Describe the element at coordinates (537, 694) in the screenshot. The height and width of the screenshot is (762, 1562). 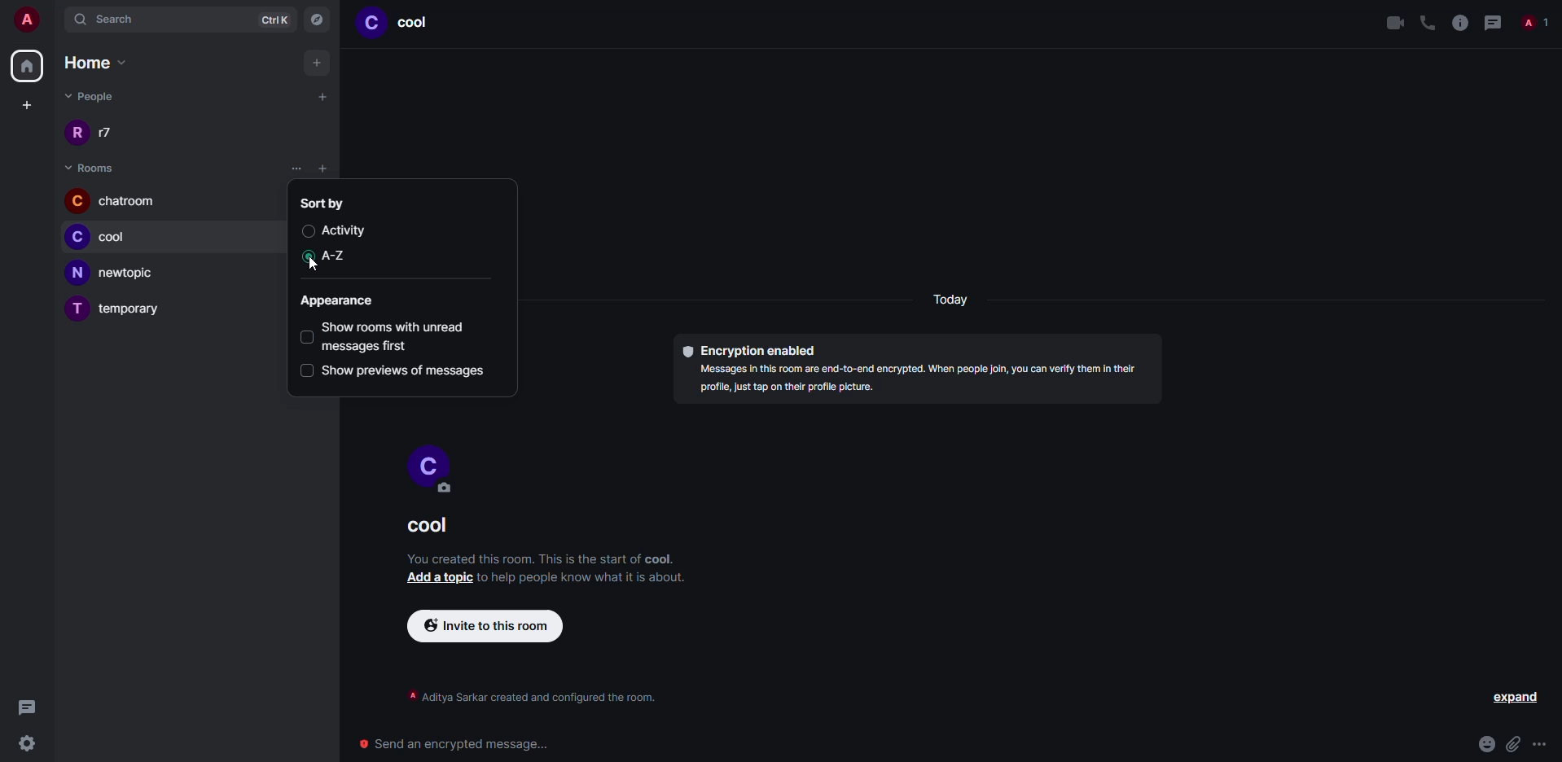
I see `info` at that location.